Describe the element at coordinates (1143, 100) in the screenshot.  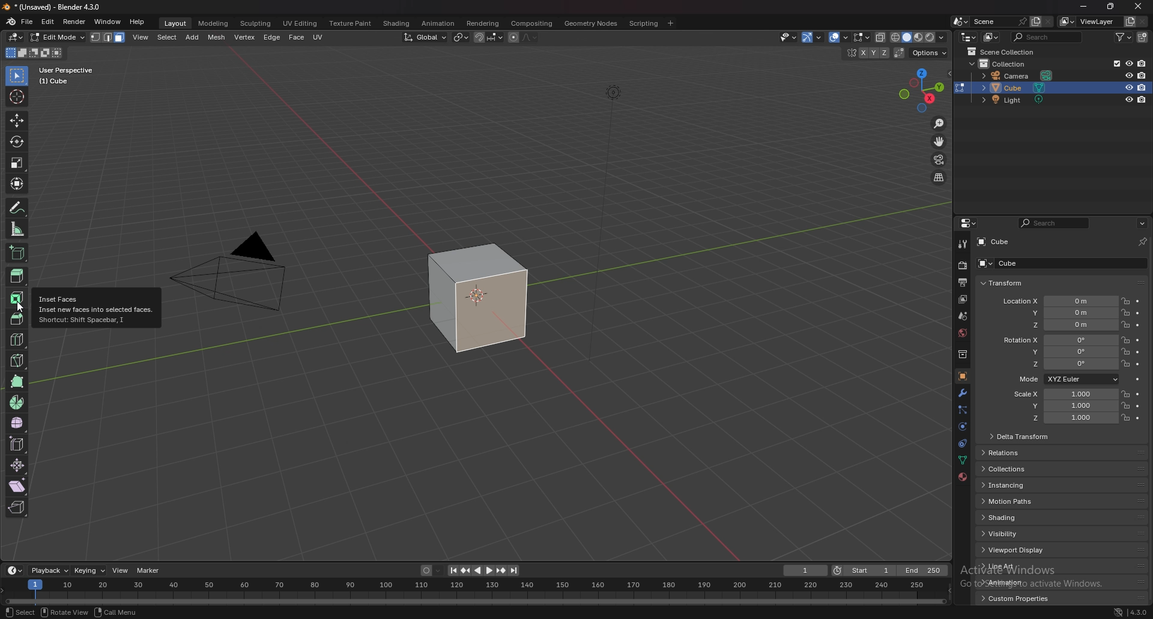
I see `disable in render` at that location.